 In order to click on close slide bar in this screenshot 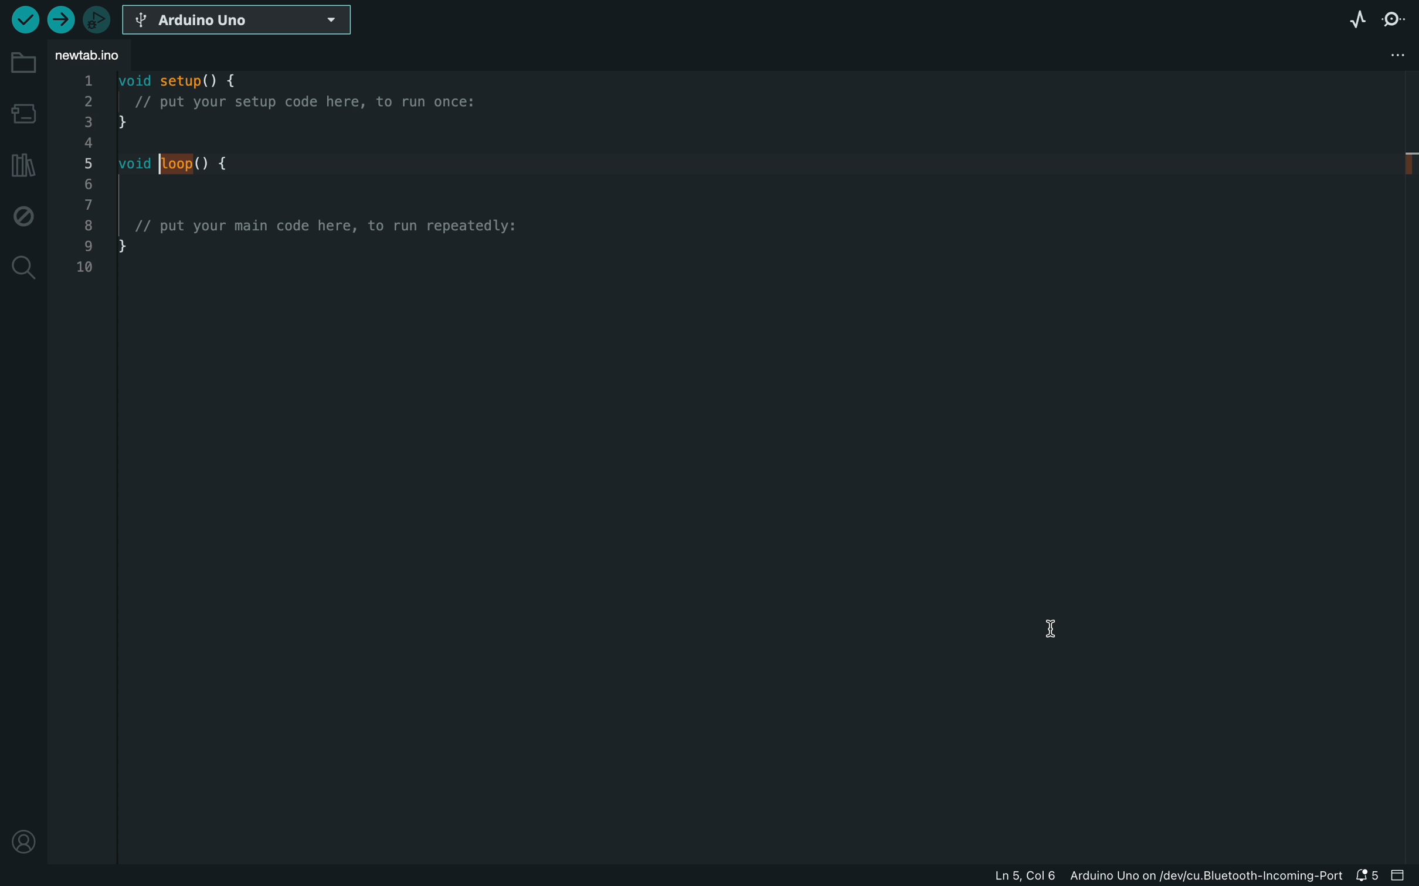, I will do `click(1401, 876)`.